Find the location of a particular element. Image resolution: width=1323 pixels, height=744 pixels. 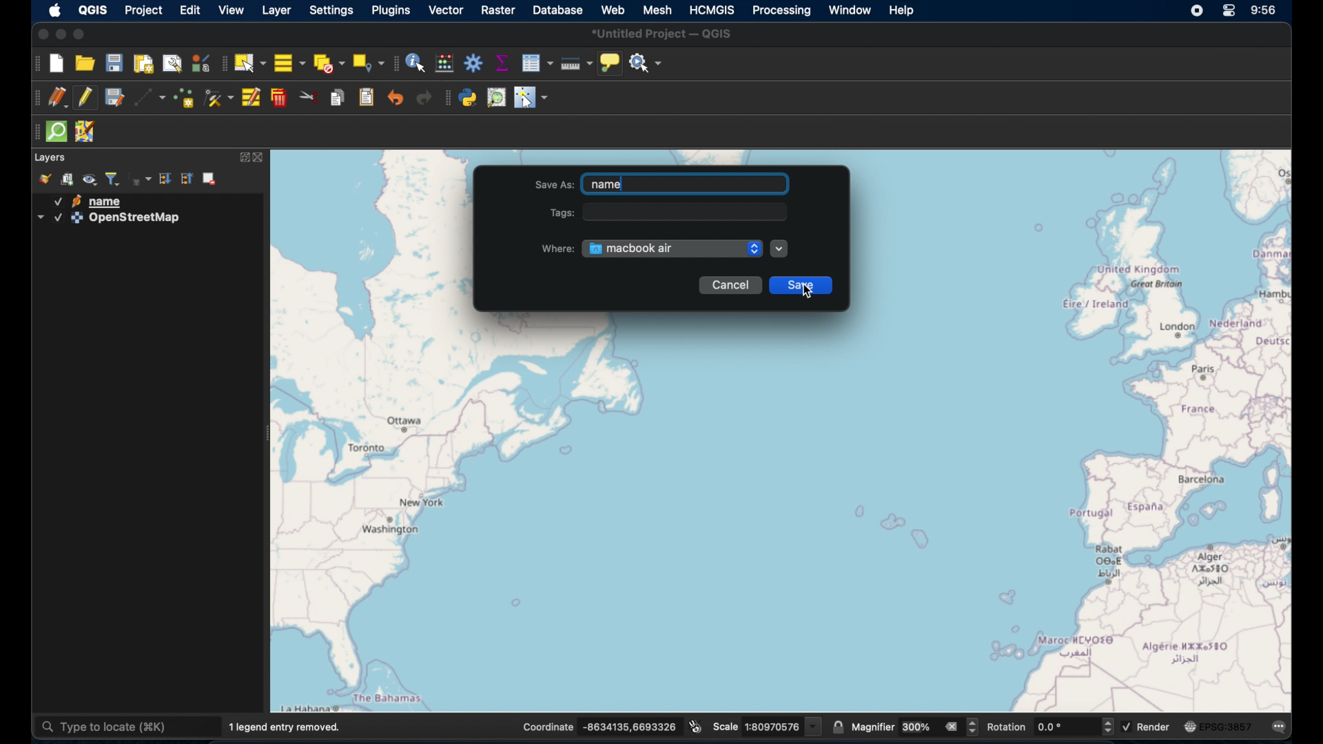

scale is located at coordinates (768, 725).